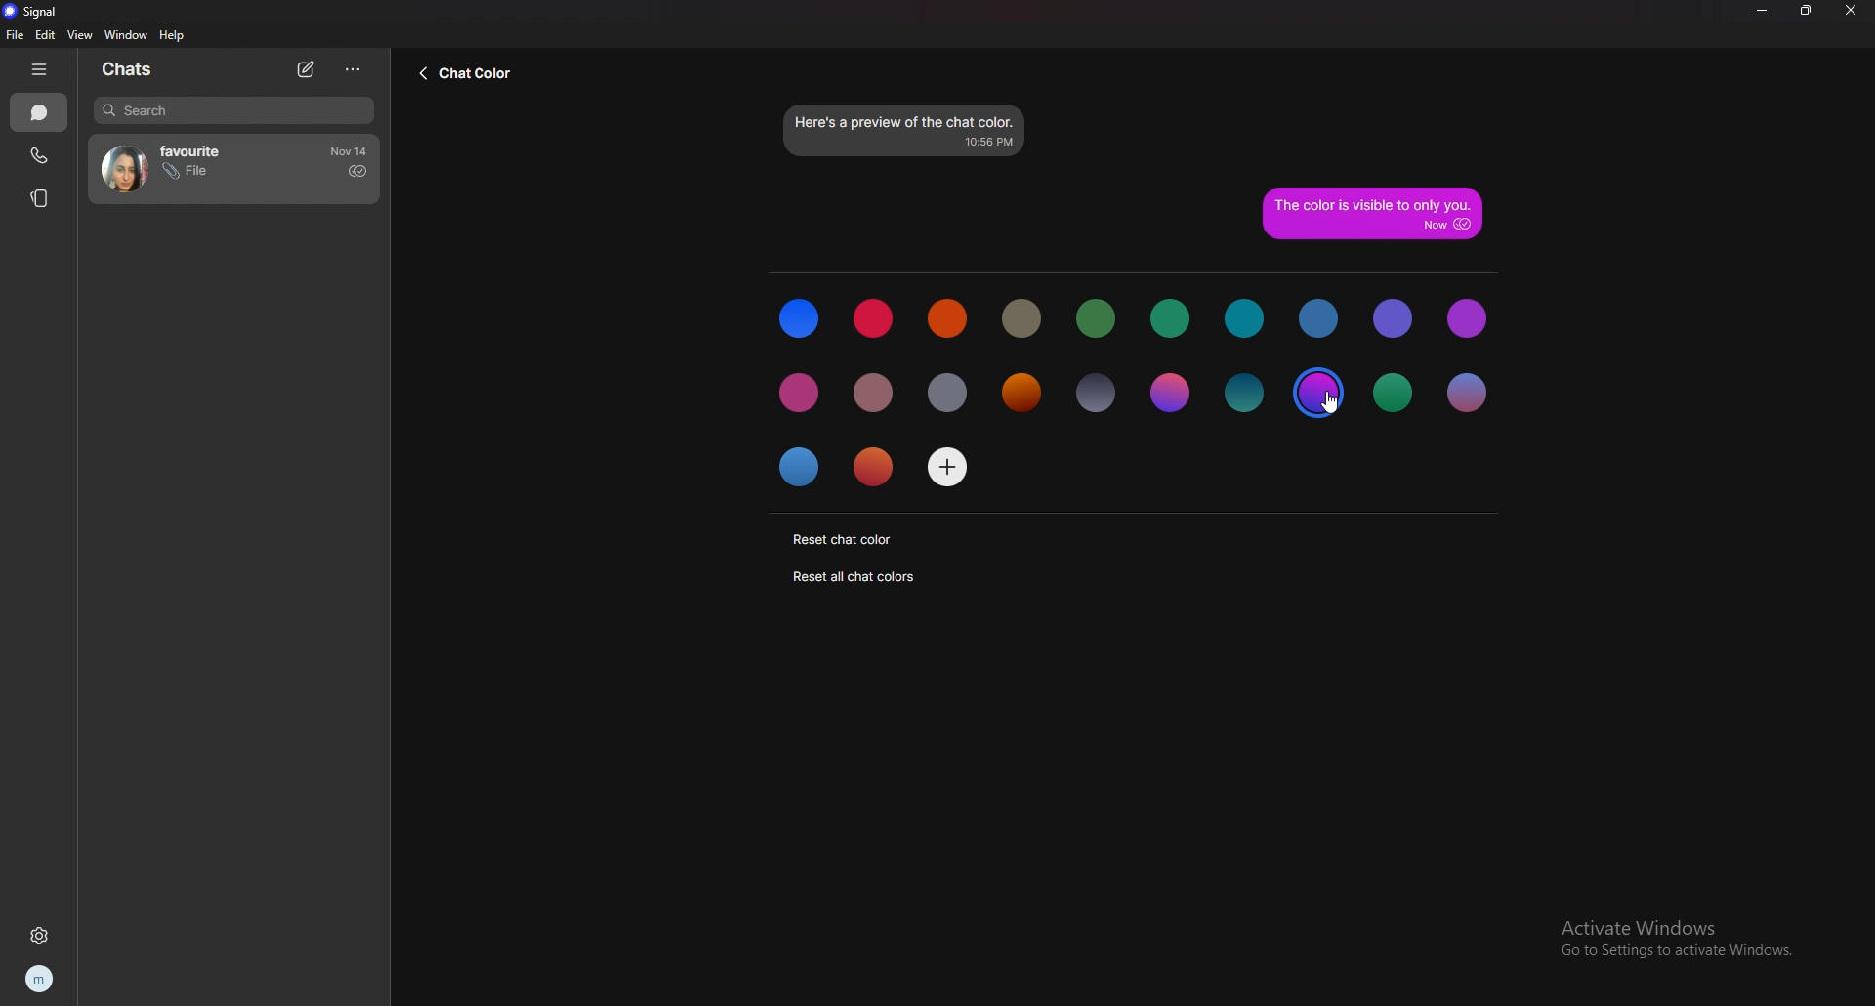  What do you see at coordinates (1095, 395) in the screenshot?
I see `color` at bounding box center [1095, 395].